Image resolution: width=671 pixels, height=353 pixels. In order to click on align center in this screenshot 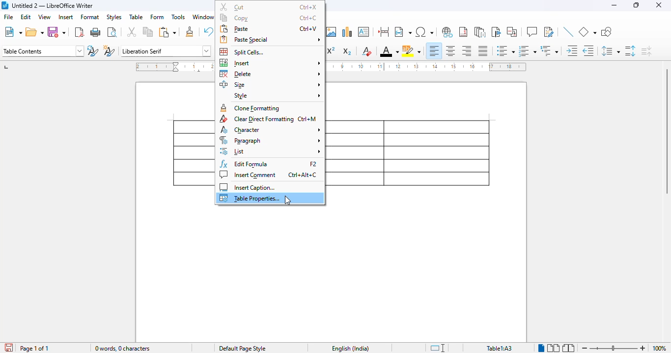, I will do `click(450, 50)`.